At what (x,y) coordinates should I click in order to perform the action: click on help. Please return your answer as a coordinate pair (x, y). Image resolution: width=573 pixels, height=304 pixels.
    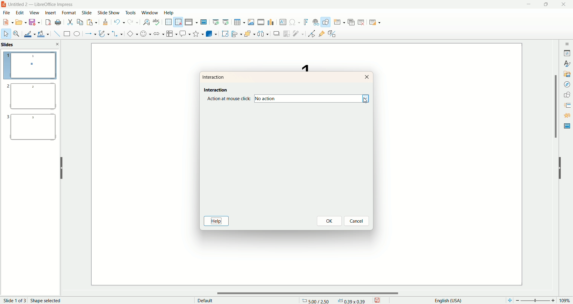
    Looking at the image, I should click on (218, 221).